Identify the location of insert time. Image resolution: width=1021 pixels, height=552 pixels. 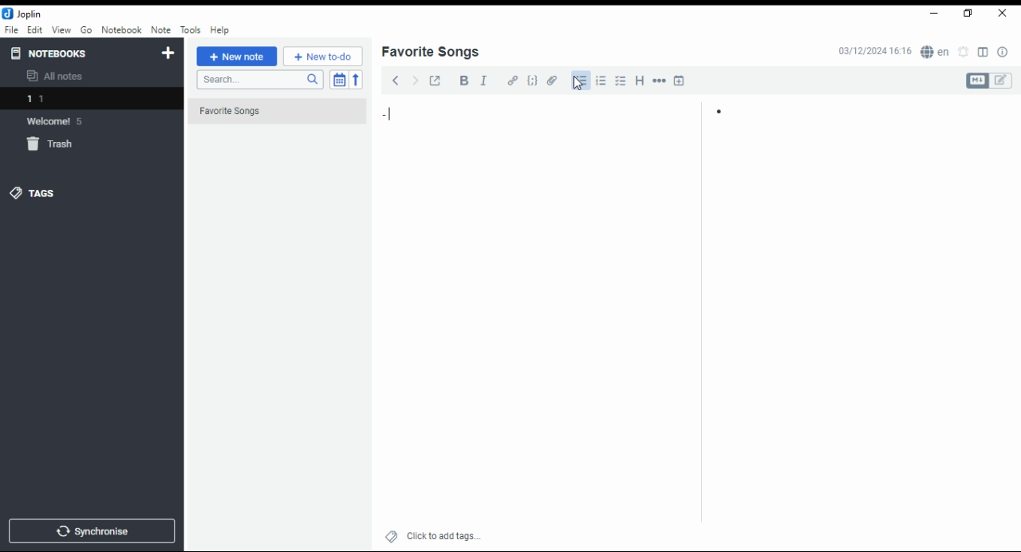
(680, 80).